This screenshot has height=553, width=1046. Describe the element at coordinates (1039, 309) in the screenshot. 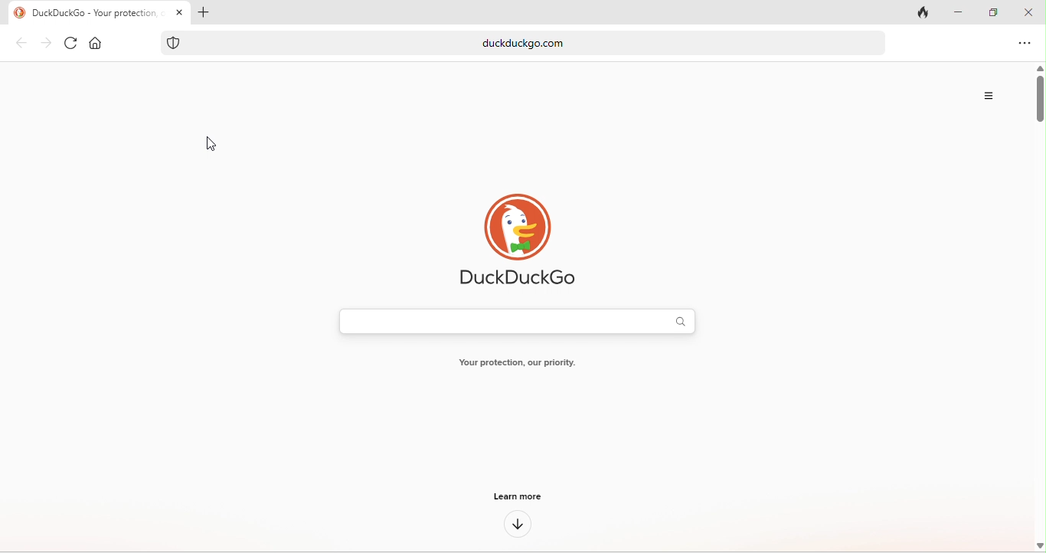

I see `vertical scroll bar` at that location.